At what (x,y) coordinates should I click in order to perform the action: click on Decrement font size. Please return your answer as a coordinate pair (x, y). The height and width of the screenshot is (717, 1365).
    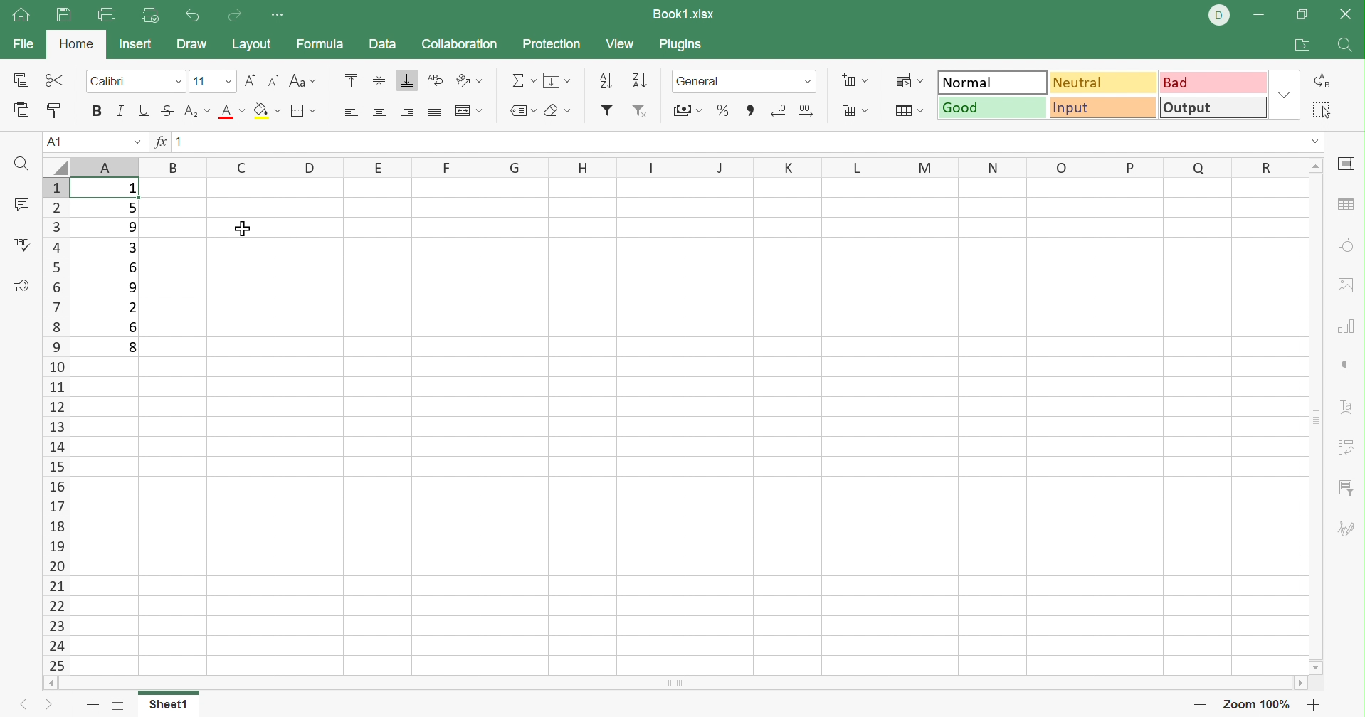
    Looking at the image, I should click on (274, 81).